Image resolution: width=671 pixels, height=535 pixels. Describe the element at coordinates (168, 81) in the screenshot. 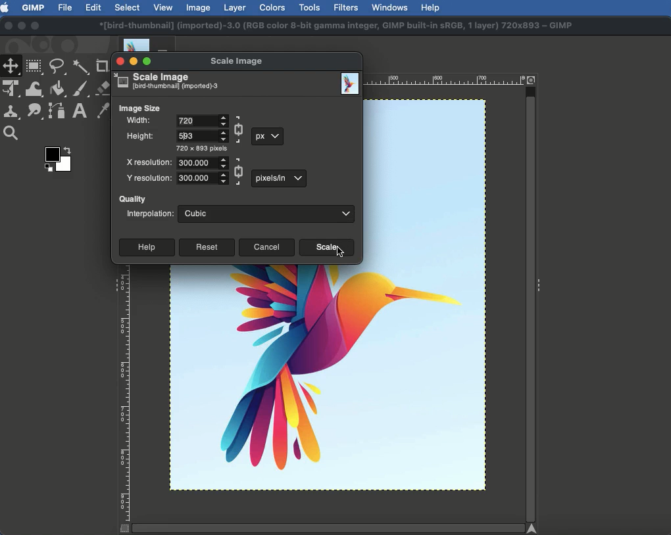

I see `Scale image` at that location.